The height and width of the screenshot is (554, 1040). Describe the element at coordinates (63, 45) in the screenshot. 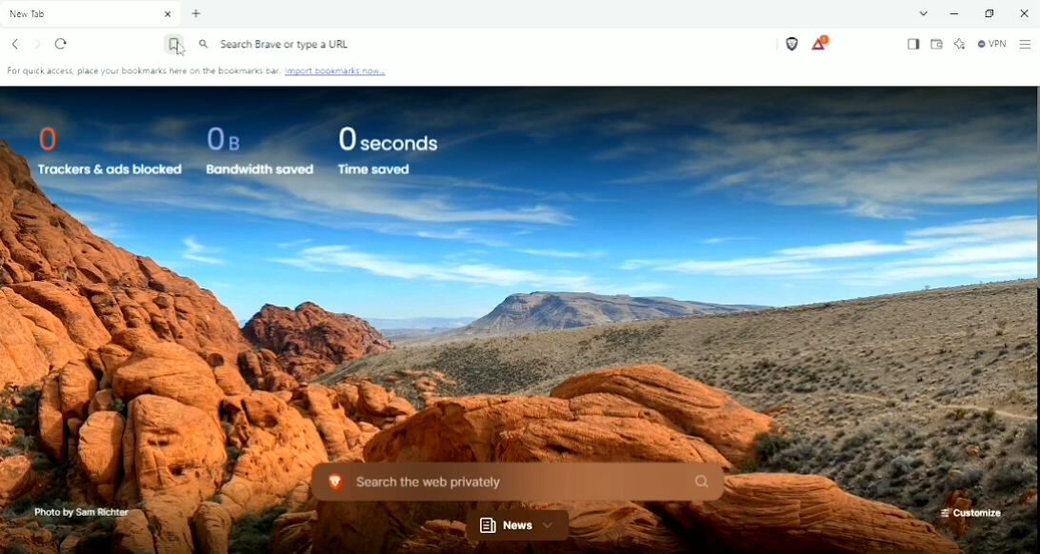

I see `Reload this page` at that location.